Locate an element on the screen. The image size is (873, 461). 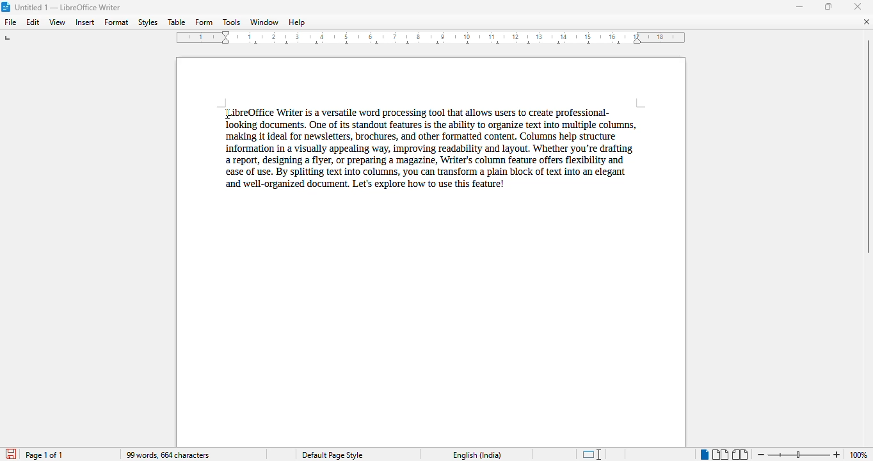
standard selection is located at coordinates (593, 454).